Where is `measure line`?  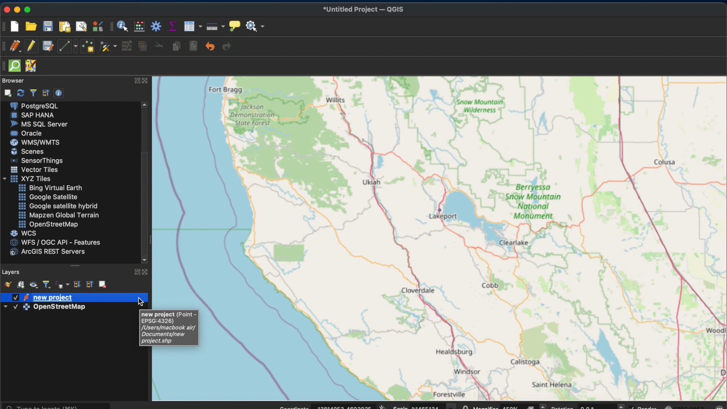
measure line is located at coordinates (214, 27).